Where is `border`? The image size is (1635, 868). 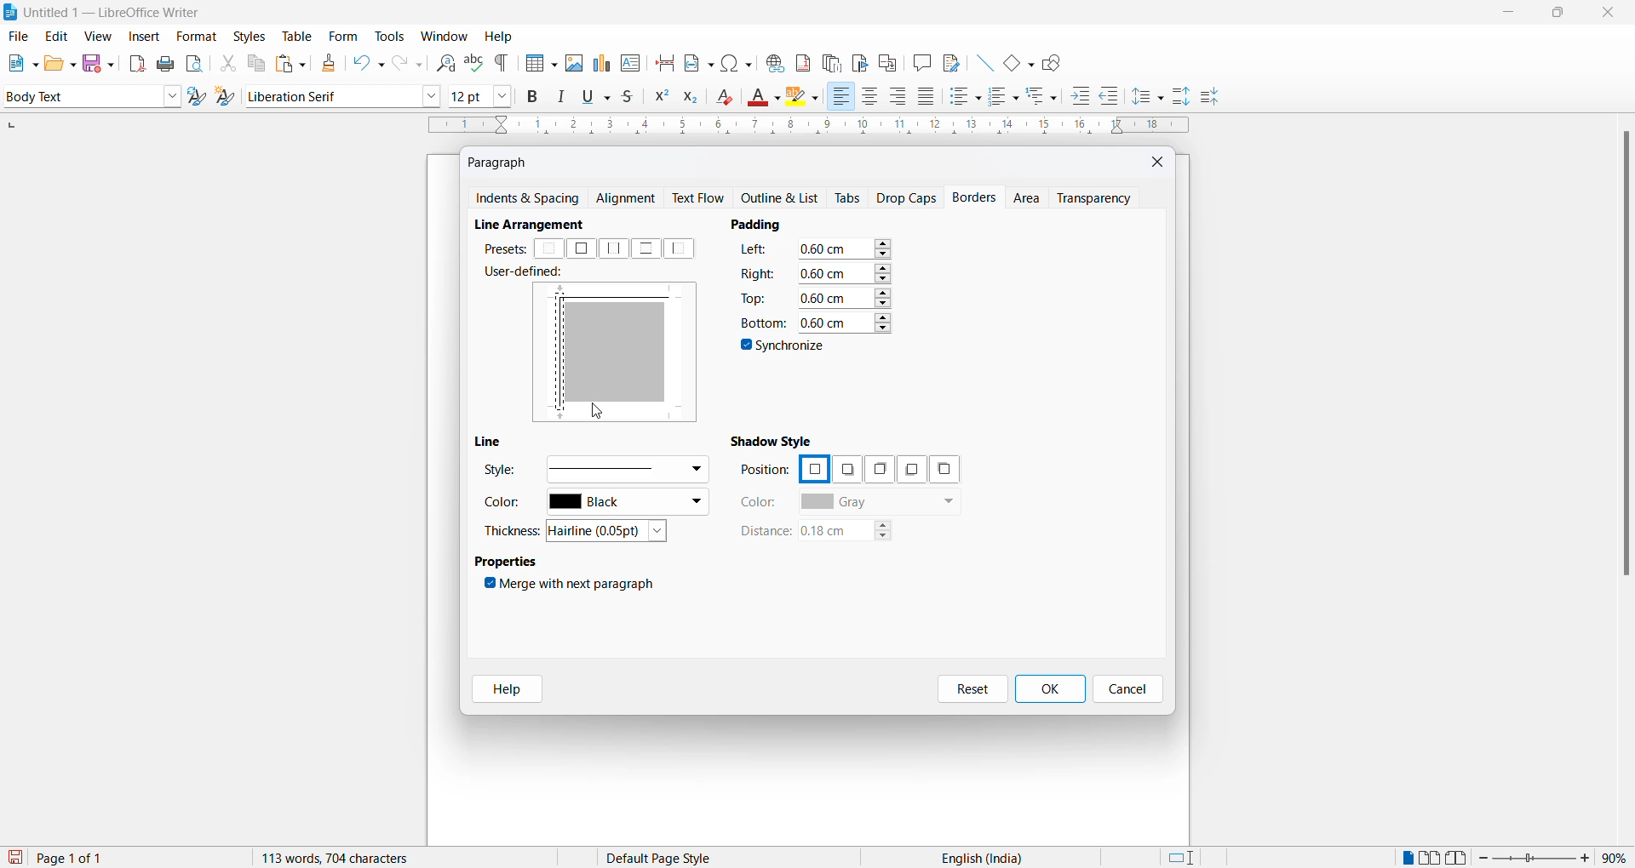
border is located at coordinates (628, 295).